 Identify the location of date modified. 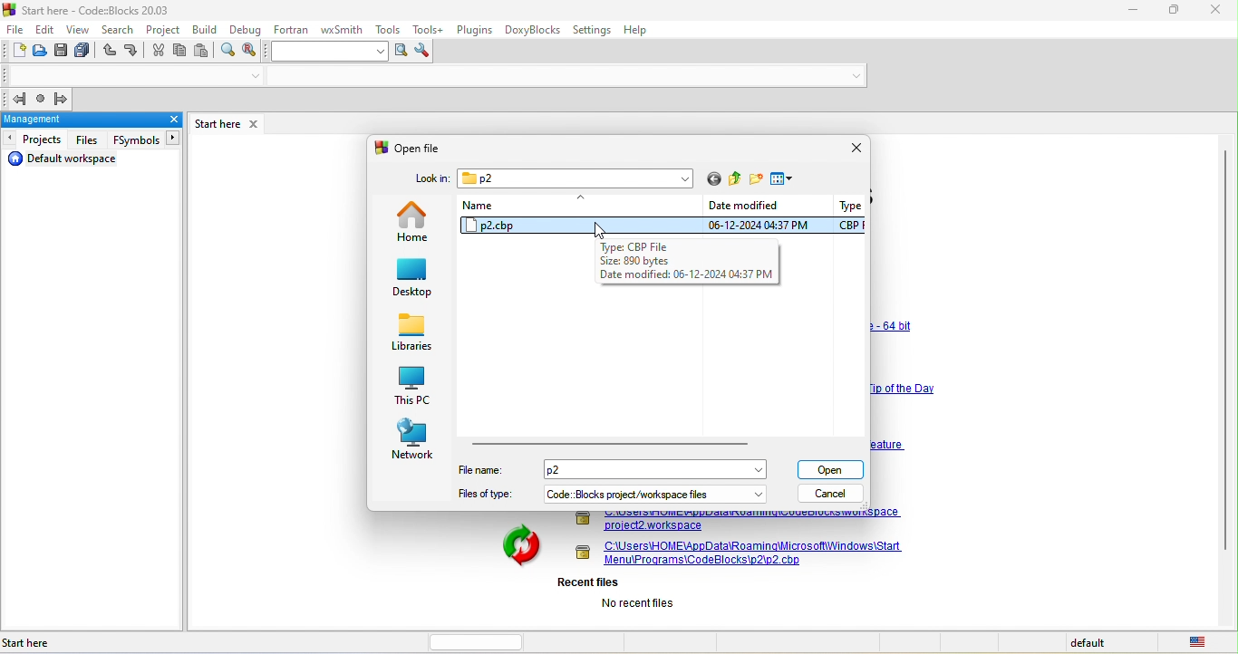
(761, 215).